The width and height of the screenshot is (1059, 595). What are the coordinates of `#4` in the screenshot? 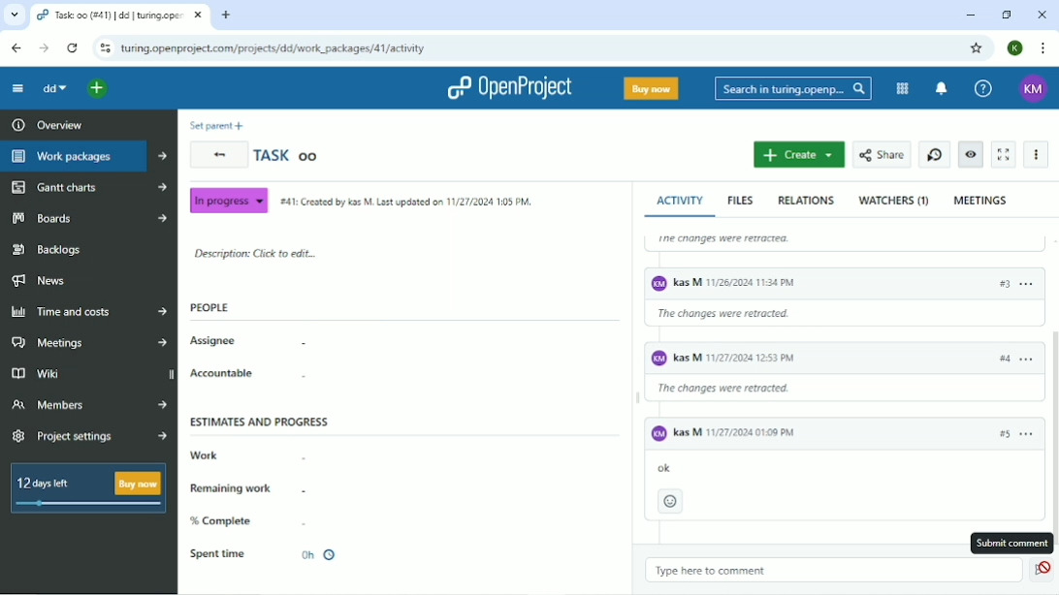 It's located at (1005, 363).